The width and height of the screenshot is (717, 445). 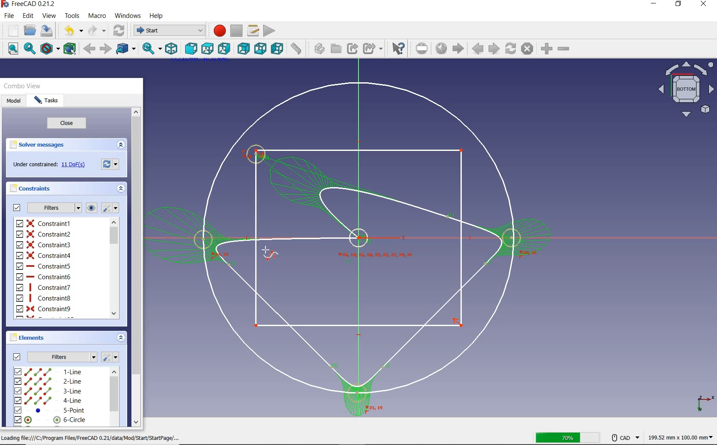 What do you see at coordinates (95, 31) in the screenshot?
I see `redo` at bounding box center [95, 31].